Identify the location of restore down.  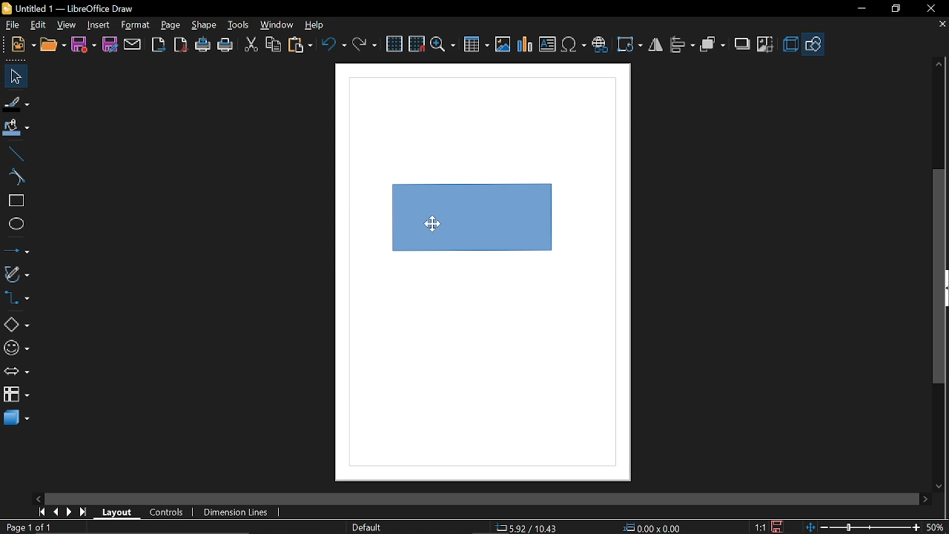
(896, 9).